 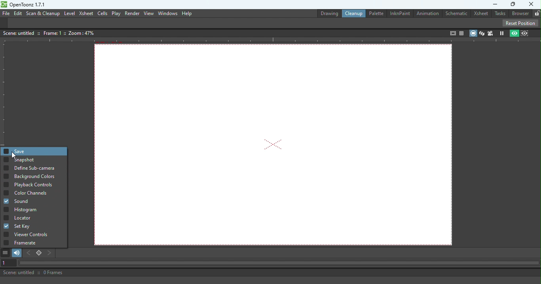 What do you see at coordinates (28, 226) in the screenshot?
I see `Set Key` at bounding box center [28, 226].